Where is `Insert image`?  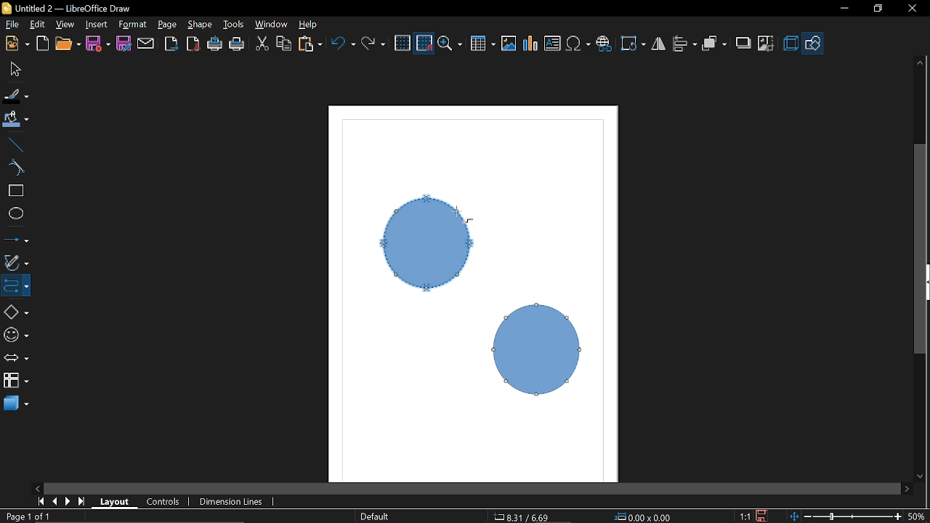
Insert image is located at coordinates (509, 44).